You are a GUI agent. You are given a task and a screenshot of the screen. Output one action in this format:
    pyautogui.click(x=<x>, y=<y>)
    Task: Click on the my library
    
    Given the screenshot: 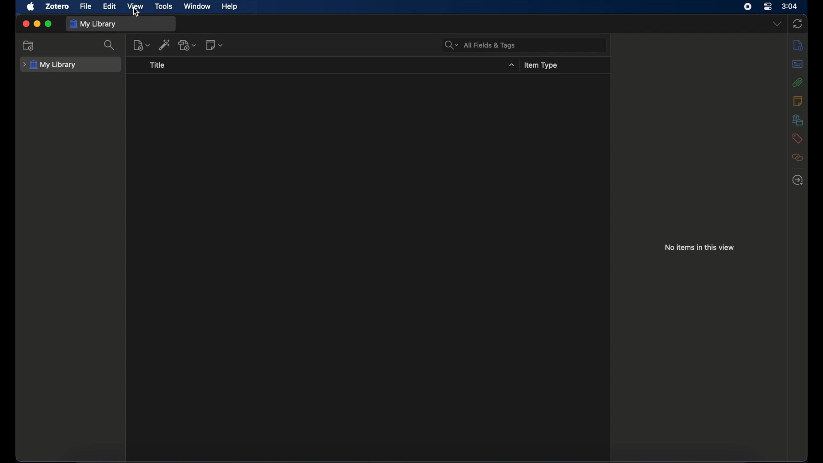 What is the action you would take?
    pyautogui.click(x=93, y=24)
    